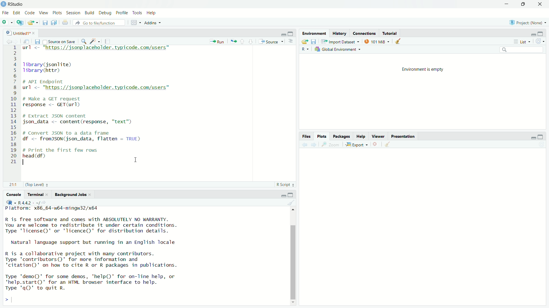 This screenshot has width=549, height=308. I want to click on Environment is empty, so click(423, 70).